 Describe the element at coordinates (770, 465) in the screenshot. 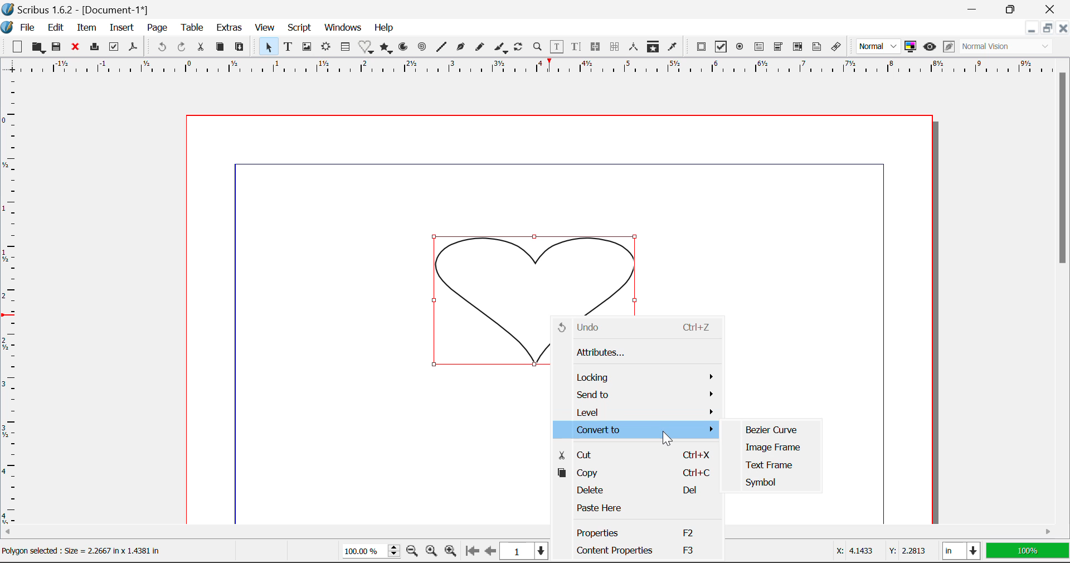

I see `Text Frame` at that location.